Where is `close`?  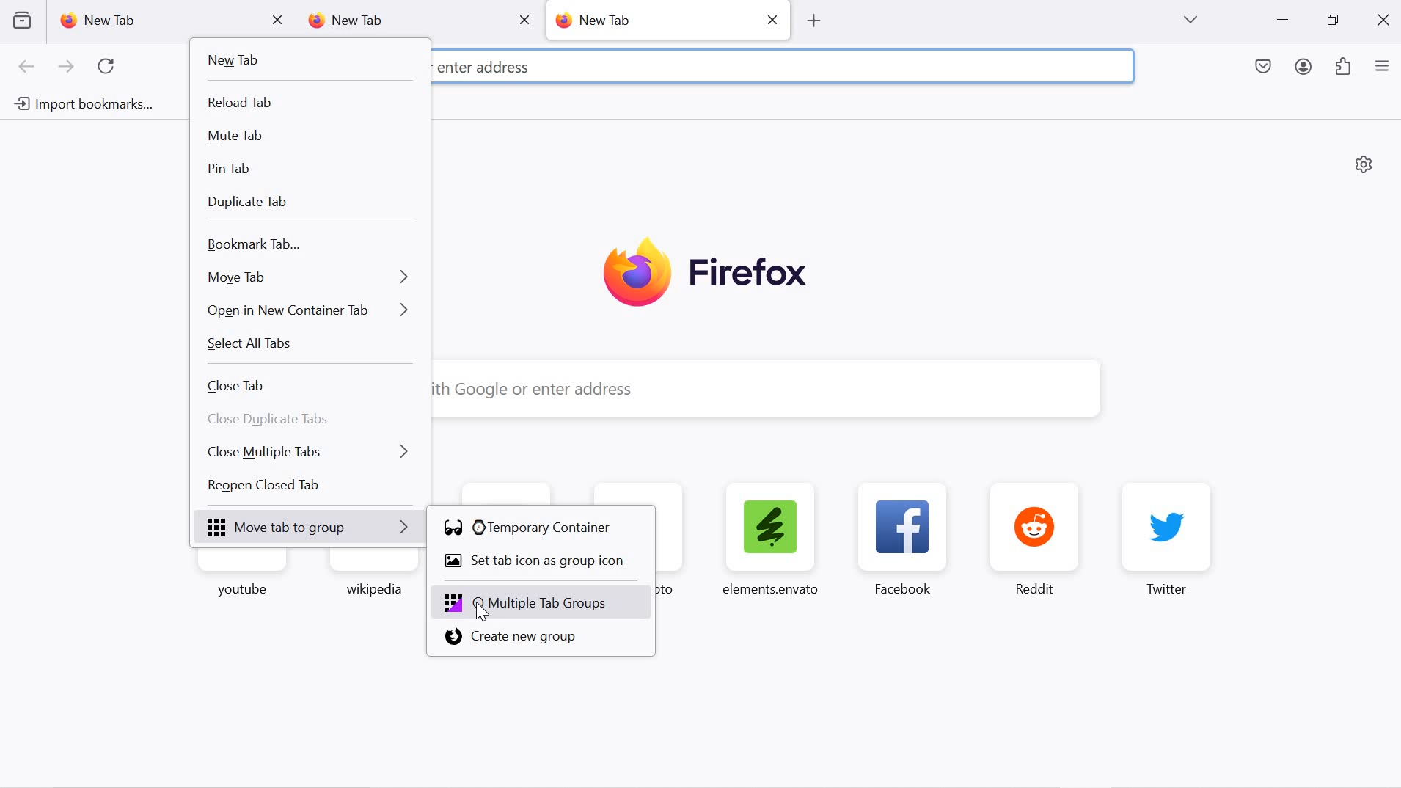 close is located at coordinates (775, 18).